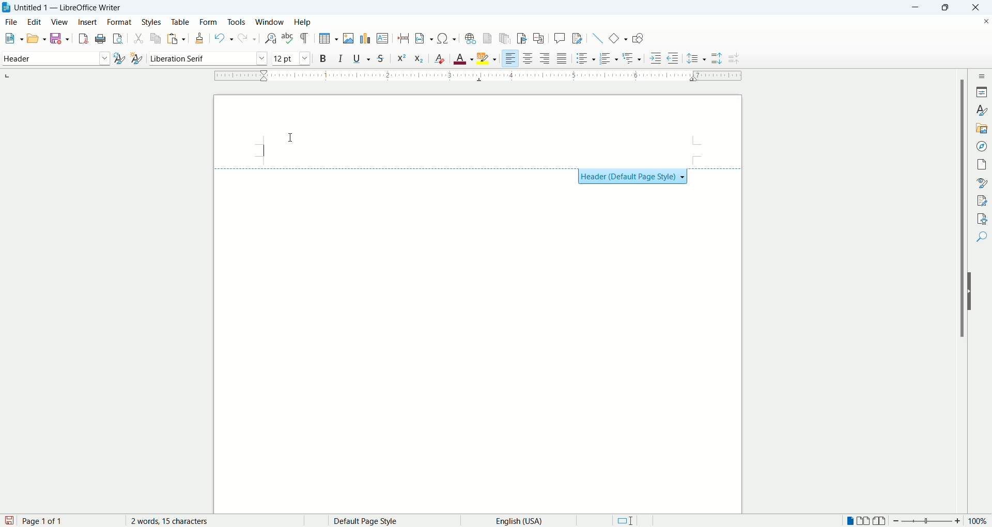 The width and height of the screenshot is (992, 527). What do you see at coordinates (382, 58) in the screenshot?
I see `strikethrough` at bounding box center [382, 58].